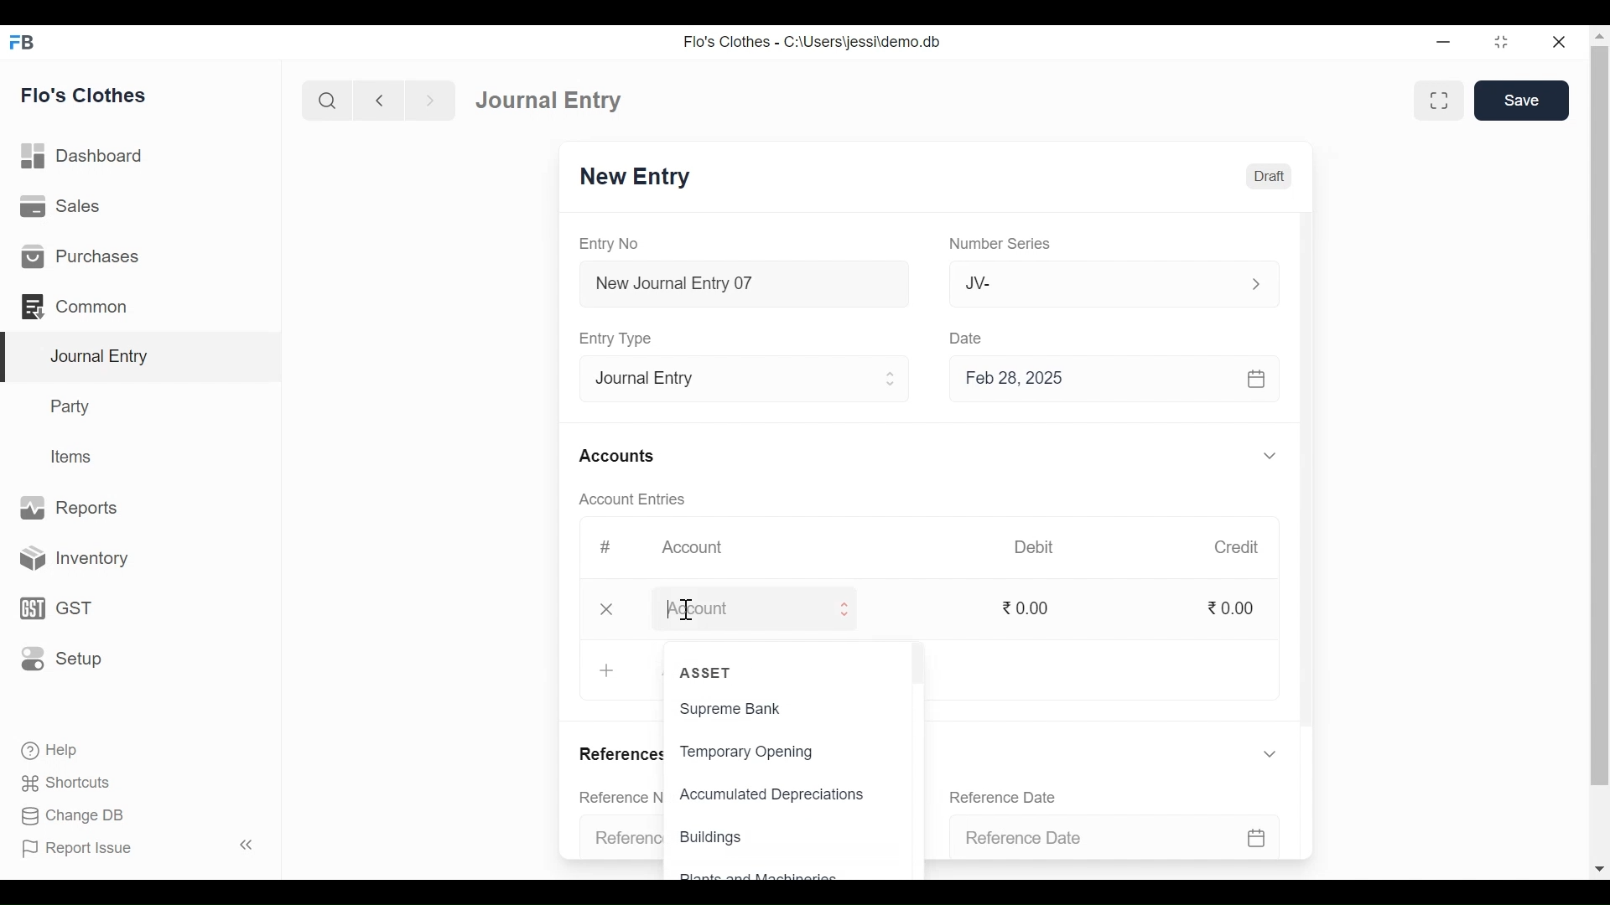 This screenshot has height=905, width=1610. I want to click on Buildings, so click(715, 837).